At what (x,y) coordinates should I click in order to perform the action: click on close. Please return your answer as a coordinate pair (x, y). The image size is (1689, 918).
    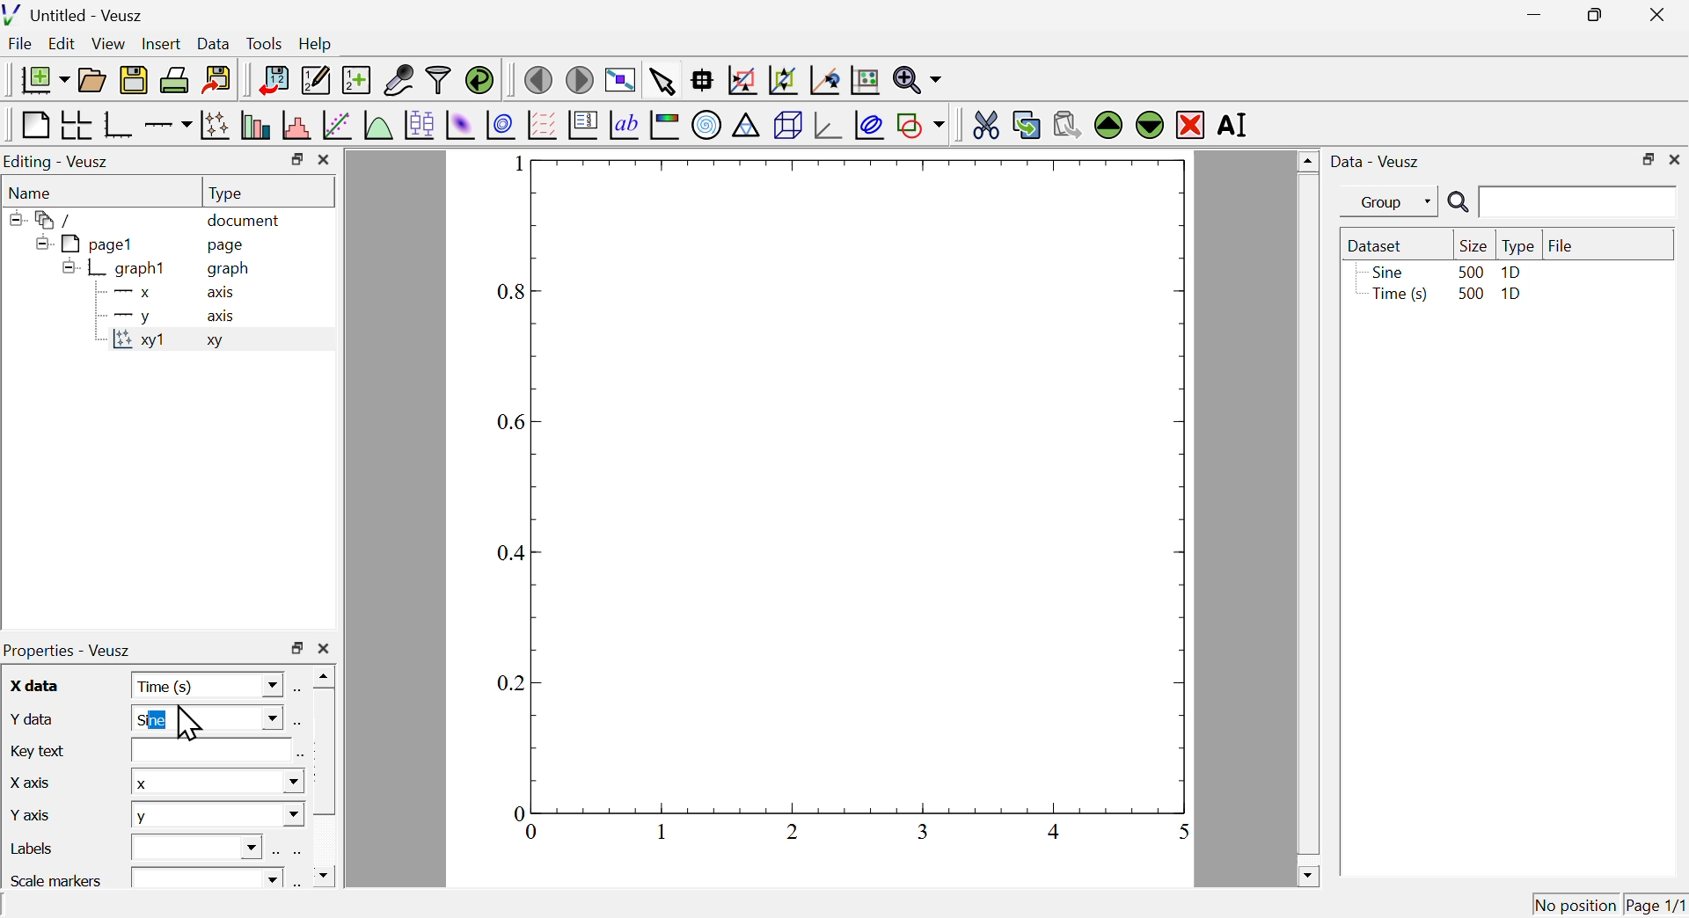
    Looking at the image, I should click on (323, 649).